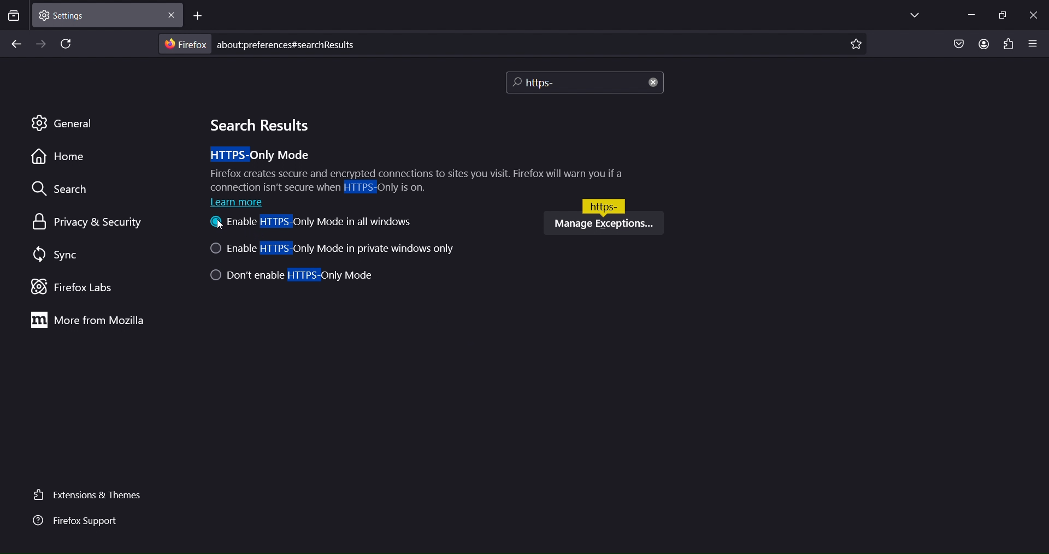 The image size is (1049, 554). Describe the element at coordinates (1034, 17) in the screenshot. I see `close` at that location.